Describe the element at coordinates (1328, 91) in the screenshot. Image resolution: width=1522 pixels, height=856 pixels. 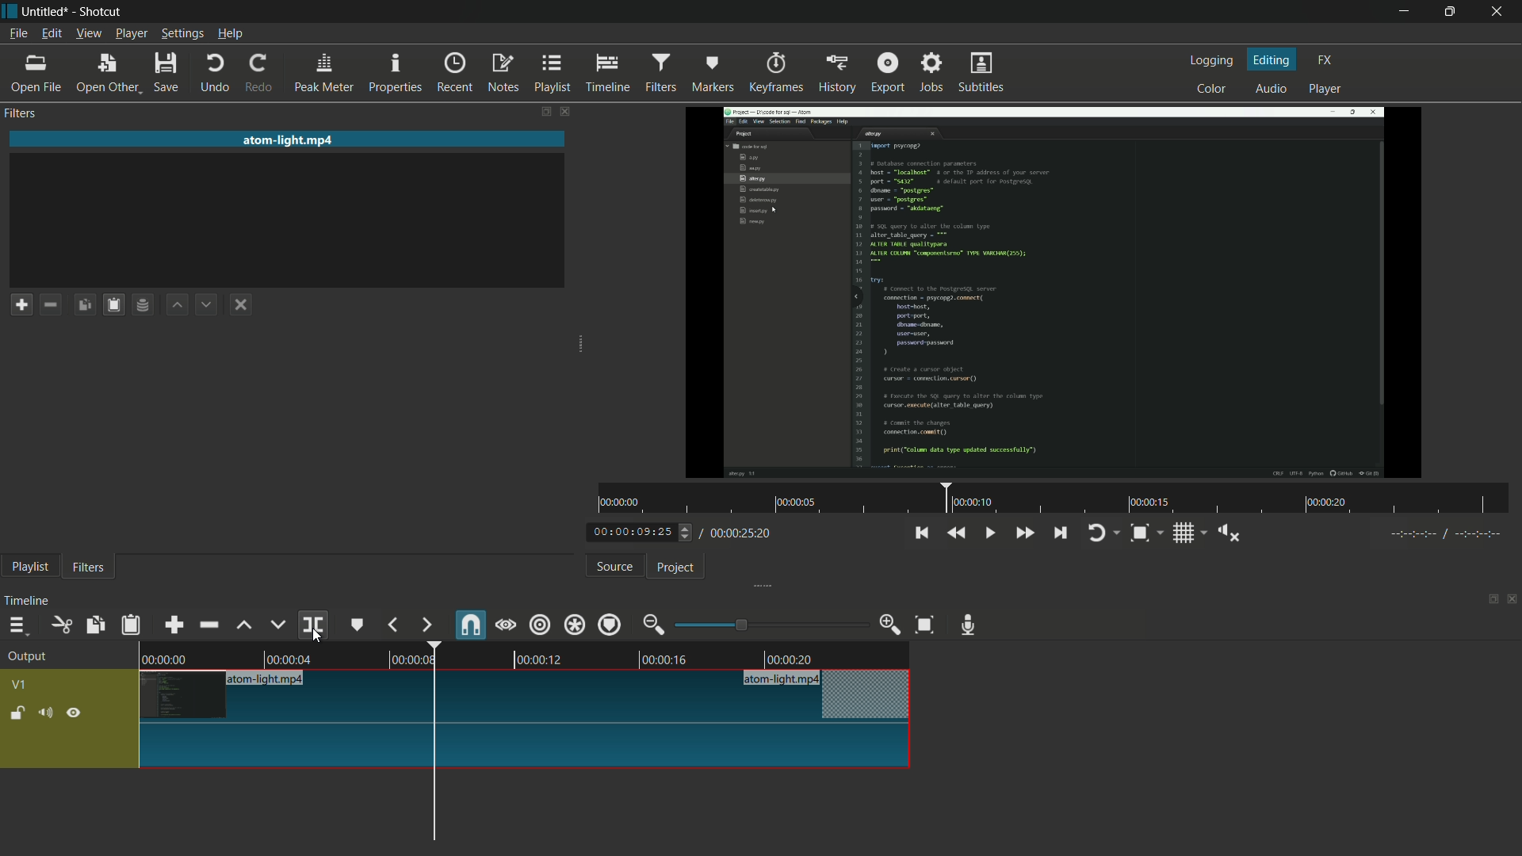
I see `player` at that location.